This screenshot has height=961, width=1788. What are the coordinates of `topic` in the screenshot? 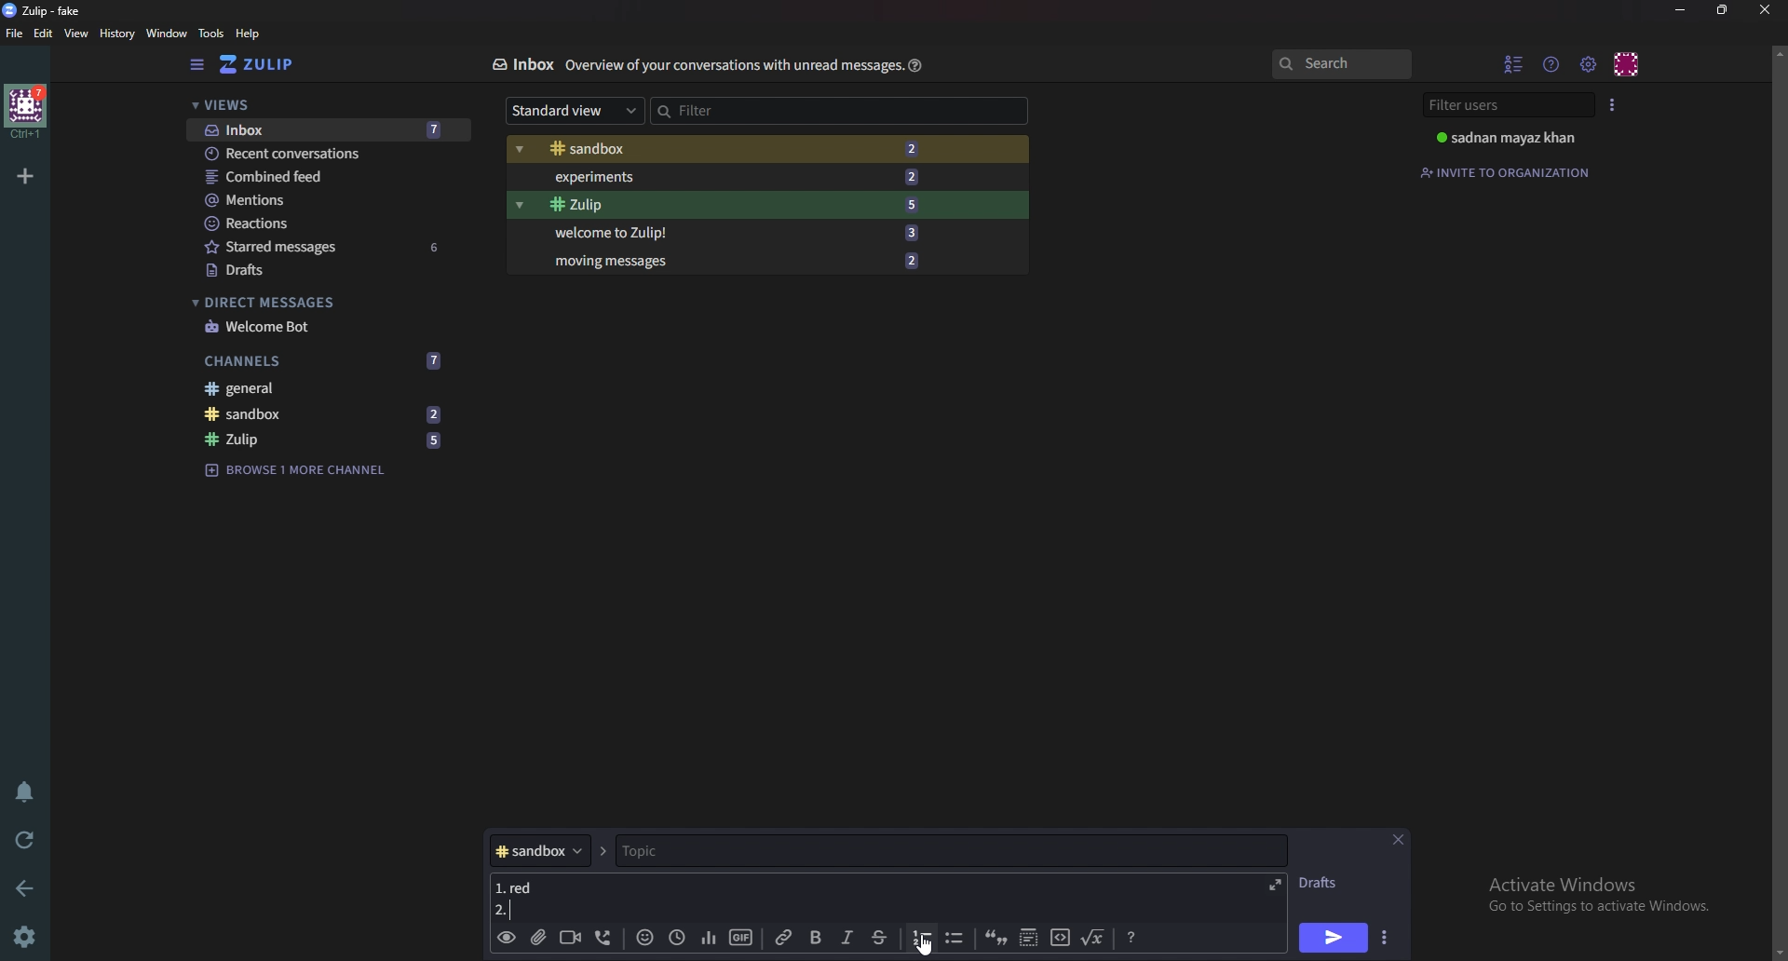 It's located at (706, 851).